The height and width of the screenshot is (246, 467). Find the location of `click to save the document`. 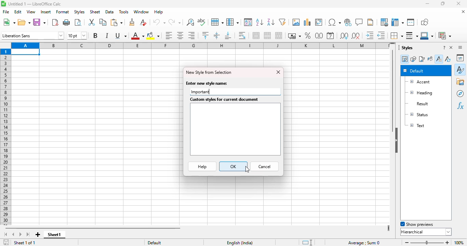

click to save the document is located at coordinates (6, 242).